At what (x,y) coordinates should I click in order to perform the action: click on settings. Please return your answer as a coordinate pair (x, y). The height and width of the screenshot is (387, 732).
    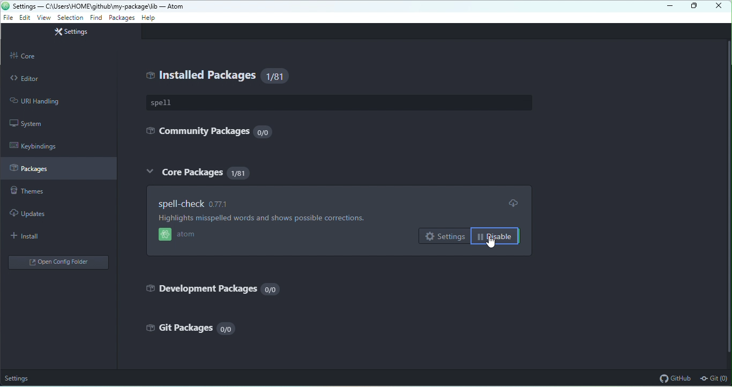
    Looking at the image, I should click on (19, 378).